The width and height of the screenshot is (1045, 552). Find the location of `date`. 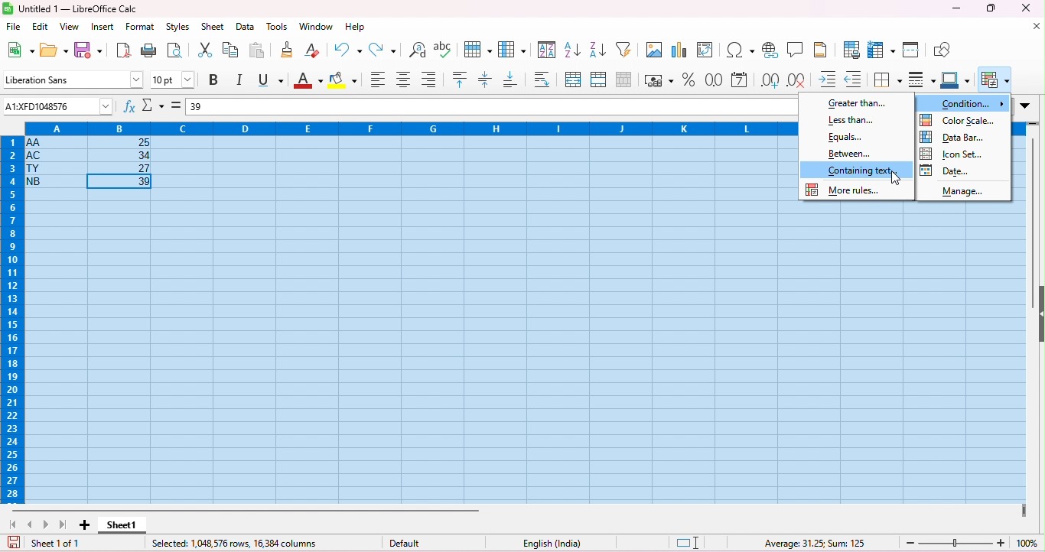

date is located at coordinates (953, 171).